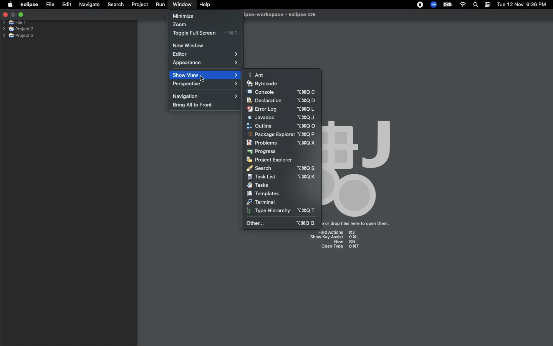 This screenshot has width=553, height=346. I want to click on Appearance, so click(205, 63).